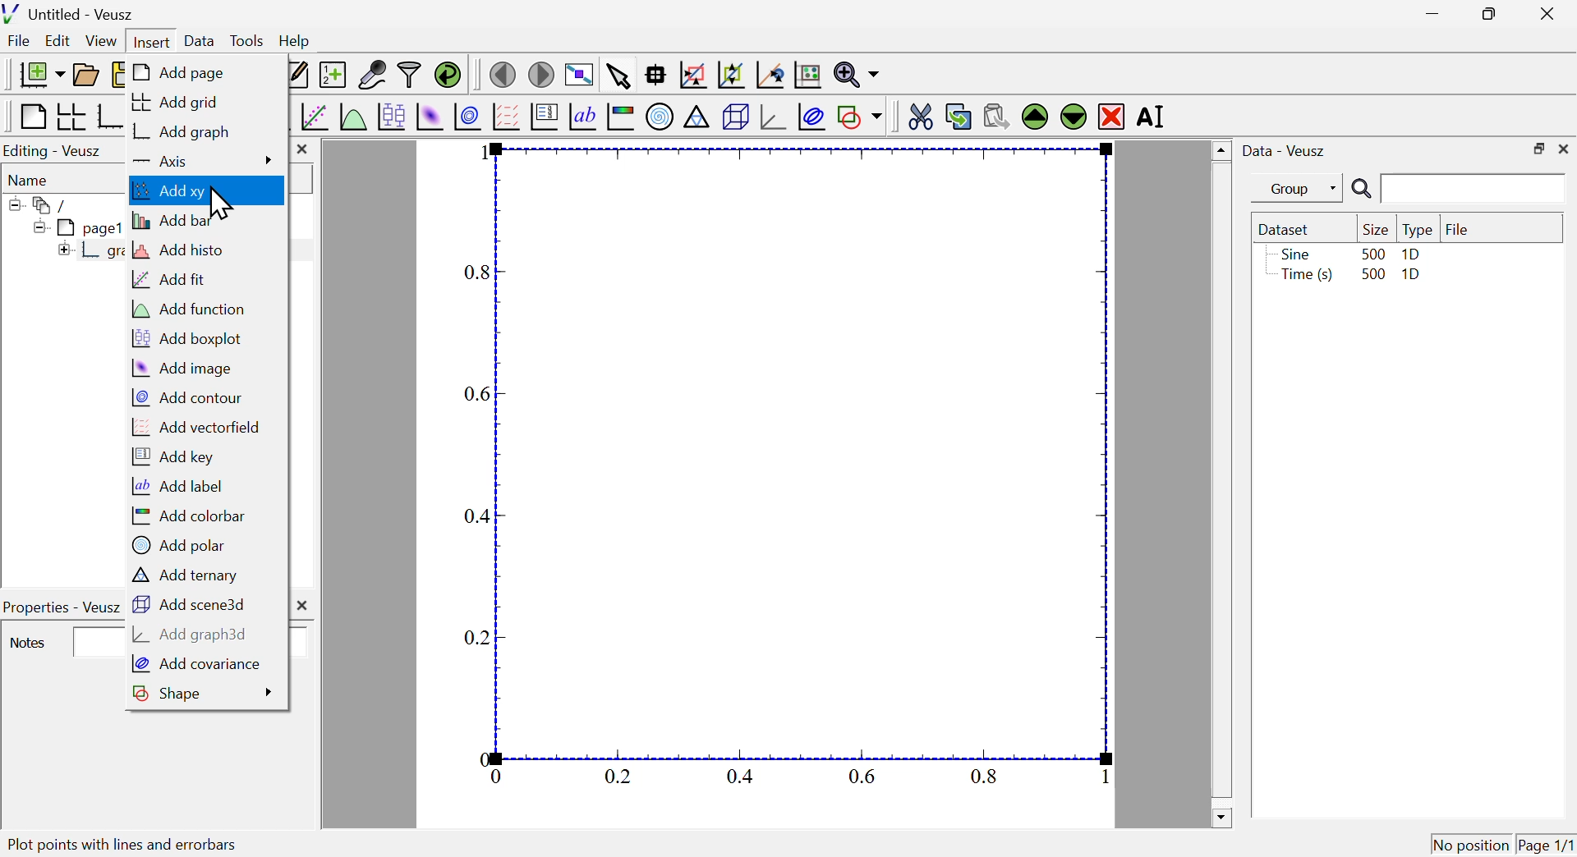 This screenshot has width=1577, height=857. Describe the element at coordinates (333, 73) in the screenshot. I see `create new data sets using ranges` at that location.